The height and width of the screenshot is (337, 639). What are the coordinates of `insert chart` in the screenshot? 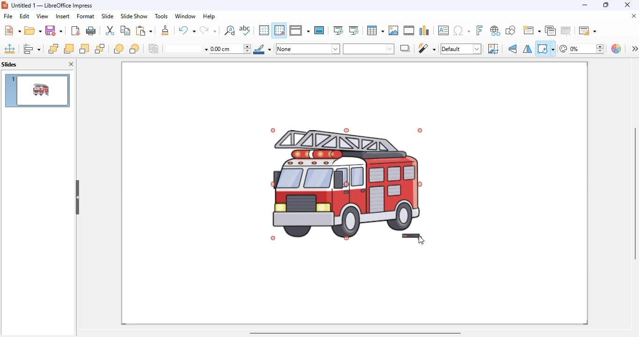 It's located at (425, 30).